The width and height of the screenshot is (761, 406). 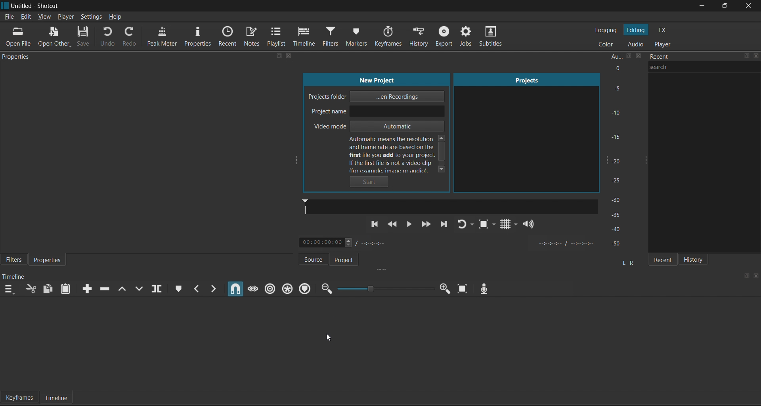 What do you see at coordinates (176, 287) in the screenshot?
I see `Create/Edit Marker` at bounding box center [176, 287].